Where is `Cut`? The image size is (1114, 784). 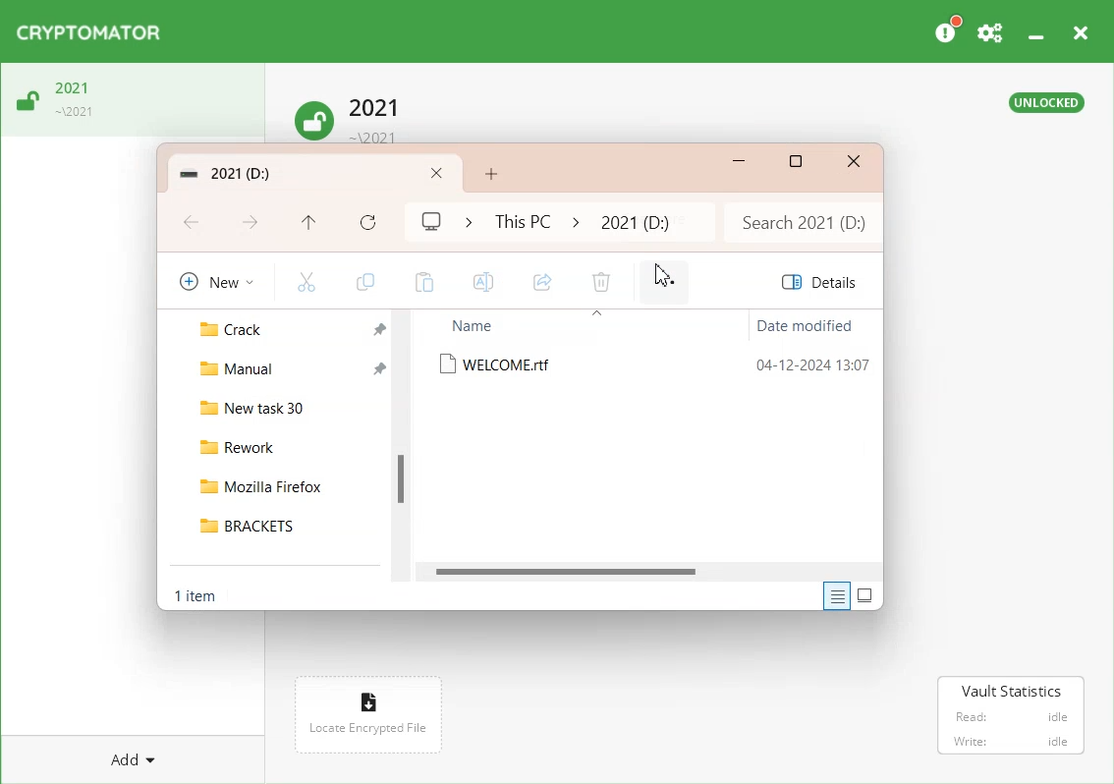
Cut is located at coordinates (308, 280).